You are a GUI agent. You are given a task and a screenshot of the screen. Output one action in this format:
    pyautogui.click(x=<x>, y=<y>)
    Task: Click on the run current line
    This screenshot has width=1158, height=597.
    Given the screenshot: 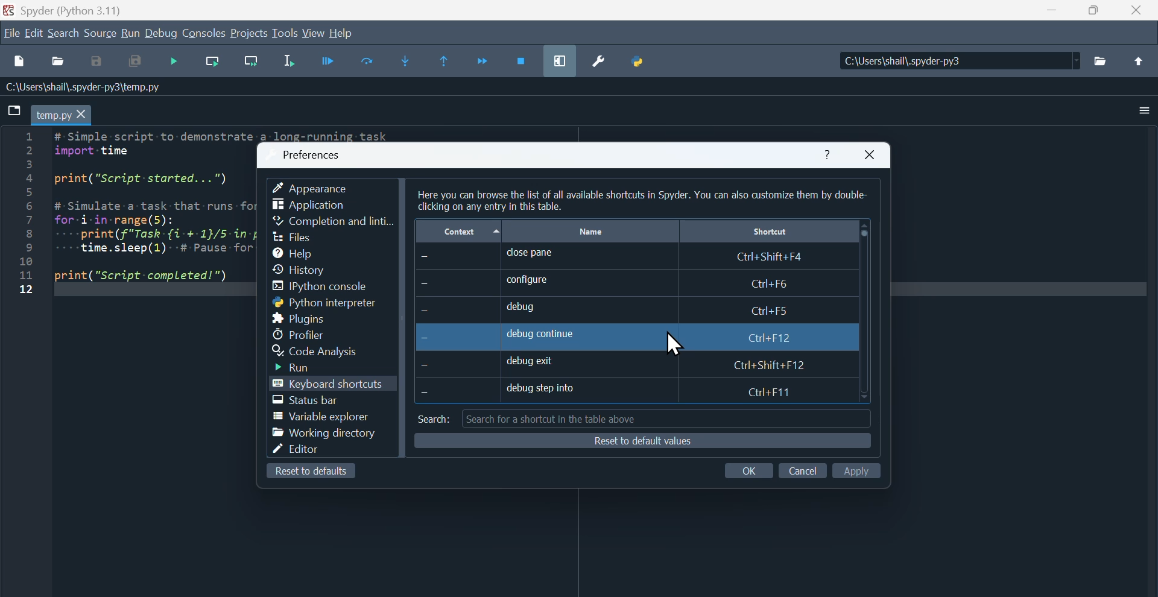 What is the action you would take?
    pyautogui.click(x=212, y=64)
    